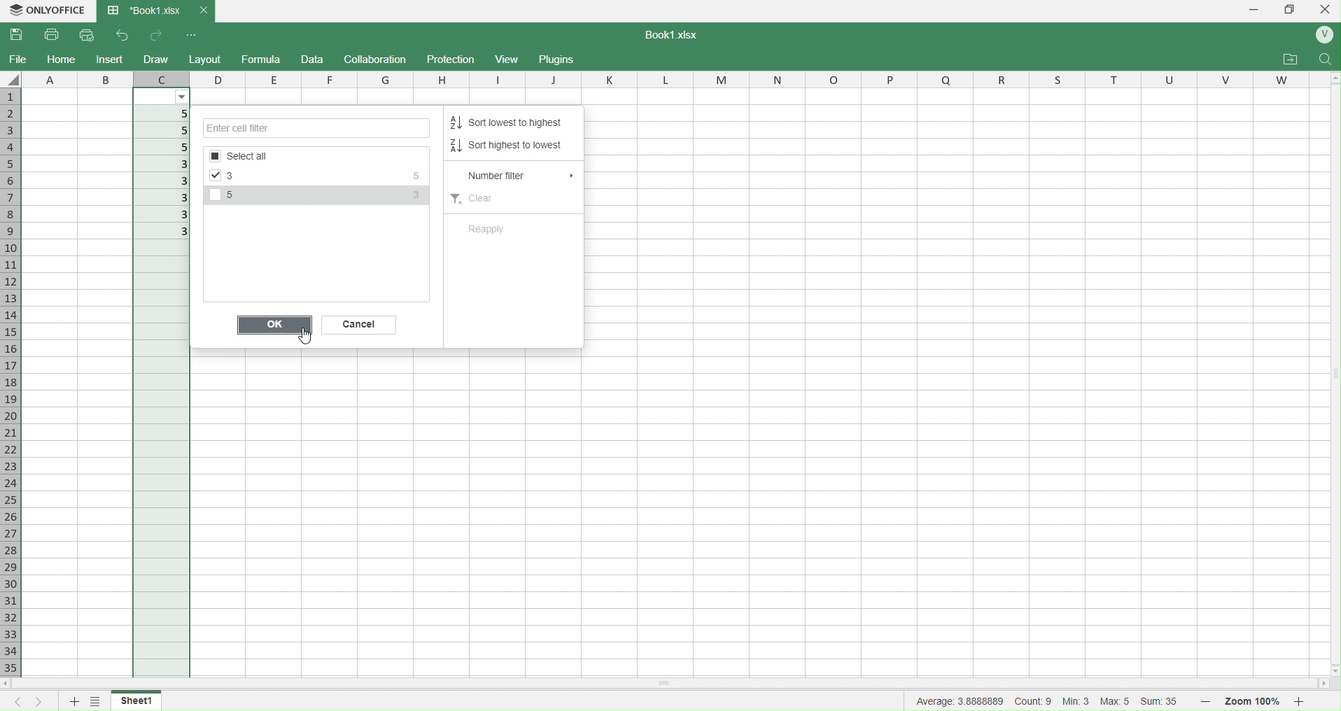 This screenshot has width=1341, height=711. What do you see at coordinates (13, 79) in the screenshot?
I see `select all` at bounding box center [13, 79].